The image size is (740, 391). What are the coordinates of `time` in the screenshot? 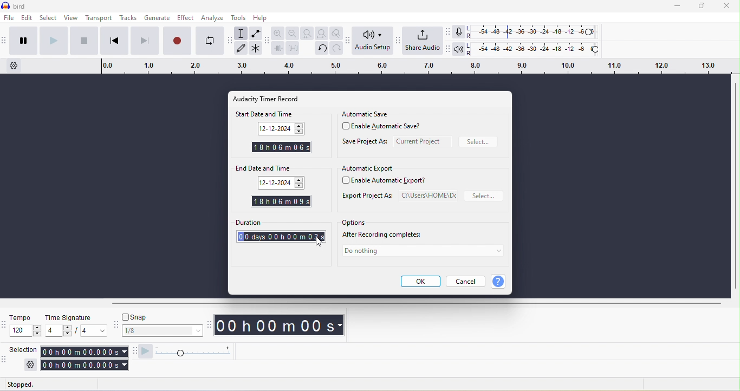 It's located at (282, 325).